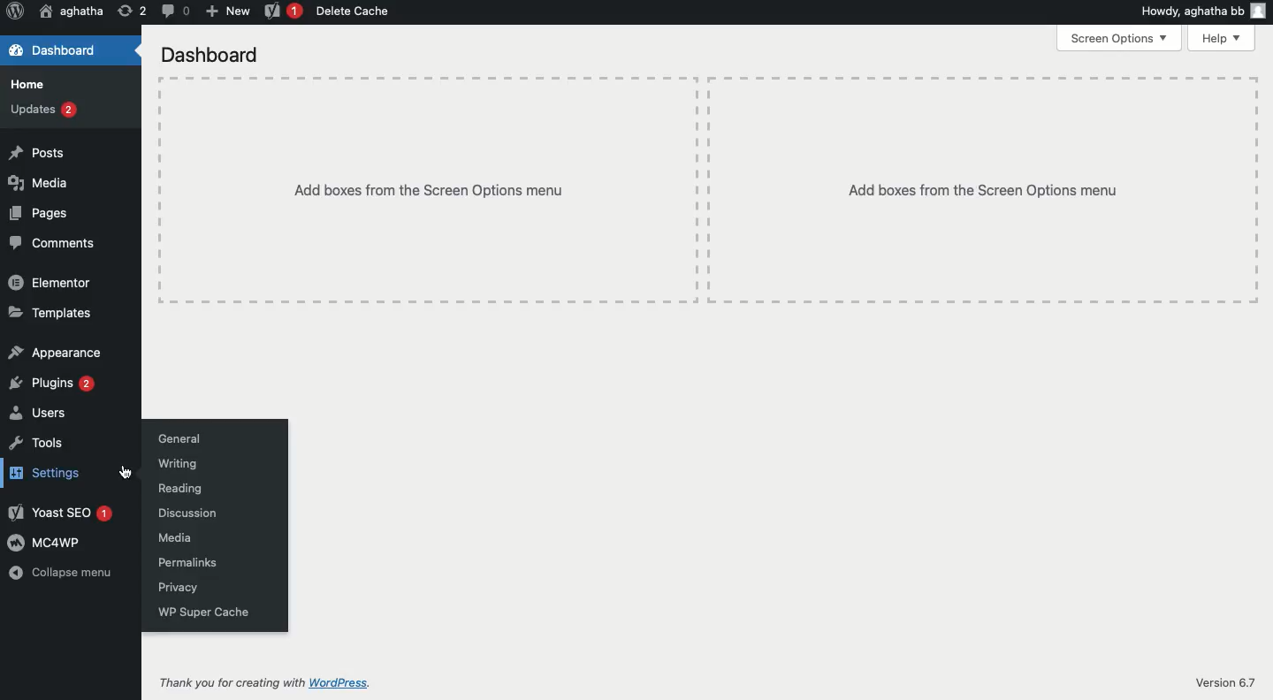 This screenshot has height=700, width=1273. I want to click on Settings, so click(42, 474).